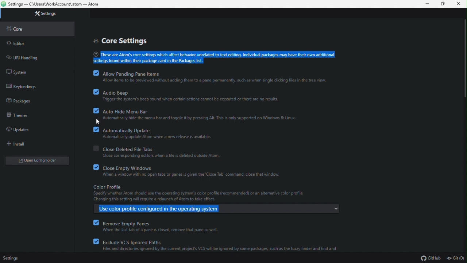 The height and width of the screenshot is (263, 467). Describe the element at coordinates (92, 131) in the screenshot. I see `checkbox` at that location.